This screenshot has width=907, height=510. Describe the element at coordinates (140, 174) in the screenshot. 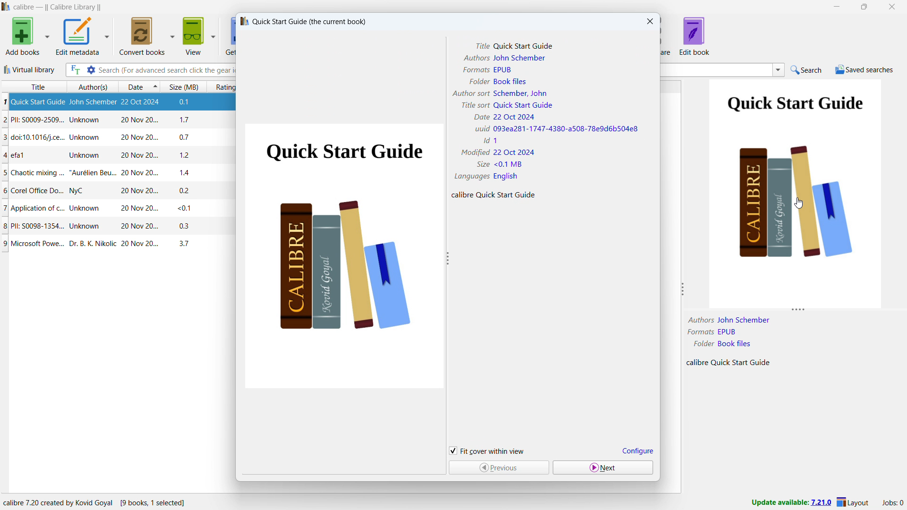

I see `20 Nov 20..` at that location.